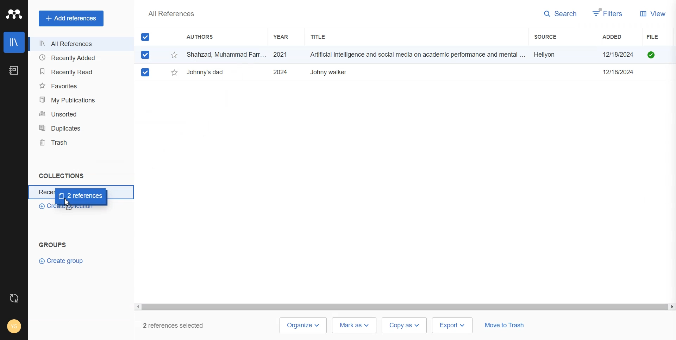 The width and height of the screenshot is (676, 340). I want to click on Logo, so click(14, 14).